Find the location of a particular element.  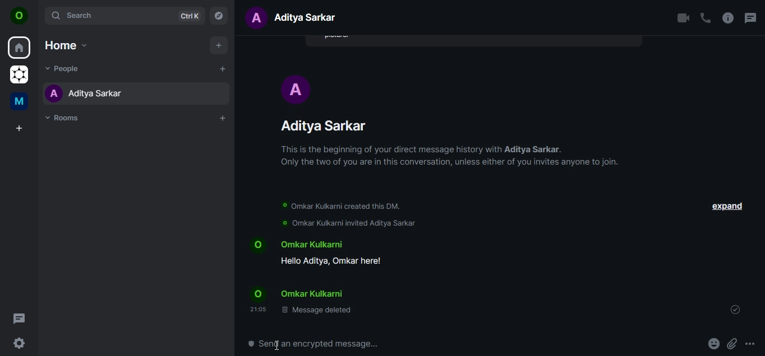

name is located at coordinates (107, 92).